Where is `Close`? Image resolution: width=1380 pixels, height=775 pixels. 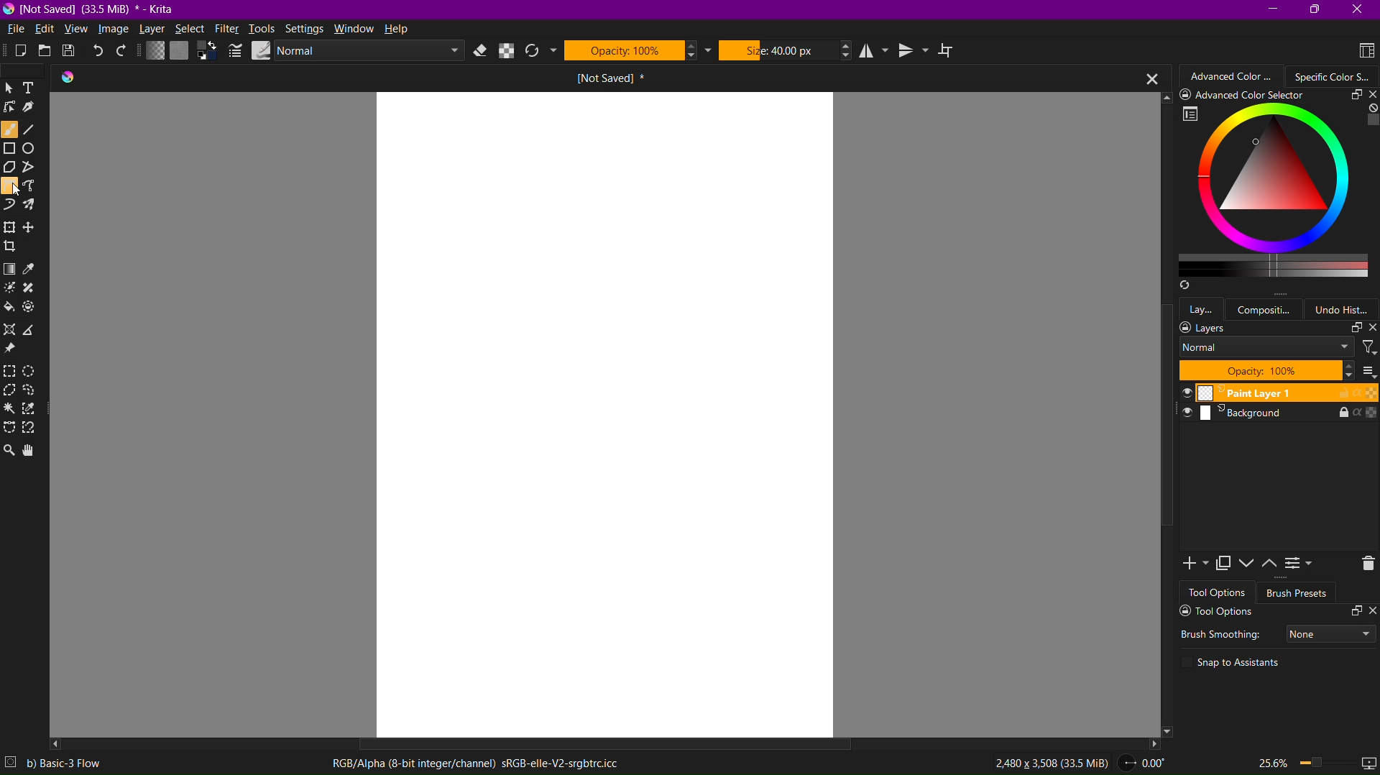 Close is located at coordinates (1146, 78).